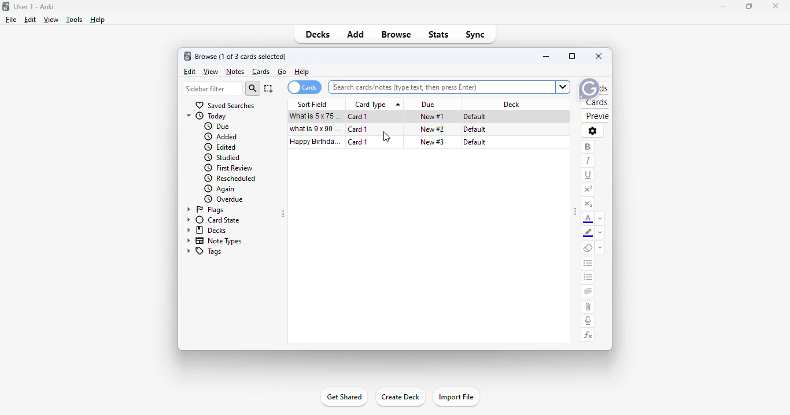 The height and width of the screenshot is (415, 790). I want to click on maximize, so click(749, 6).